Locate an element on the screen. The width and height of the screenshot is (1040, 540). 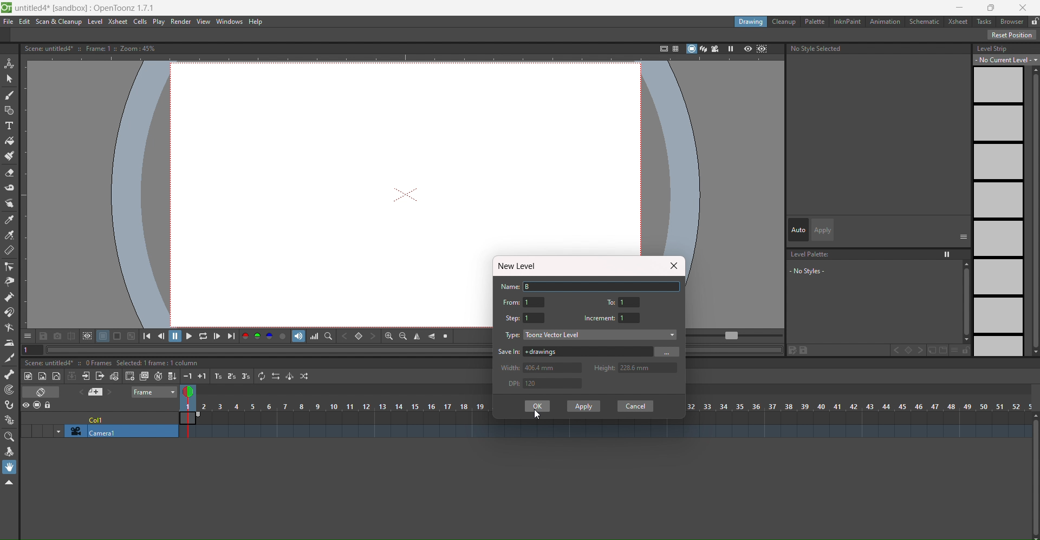
increase step is located at coordinates (217, 376).